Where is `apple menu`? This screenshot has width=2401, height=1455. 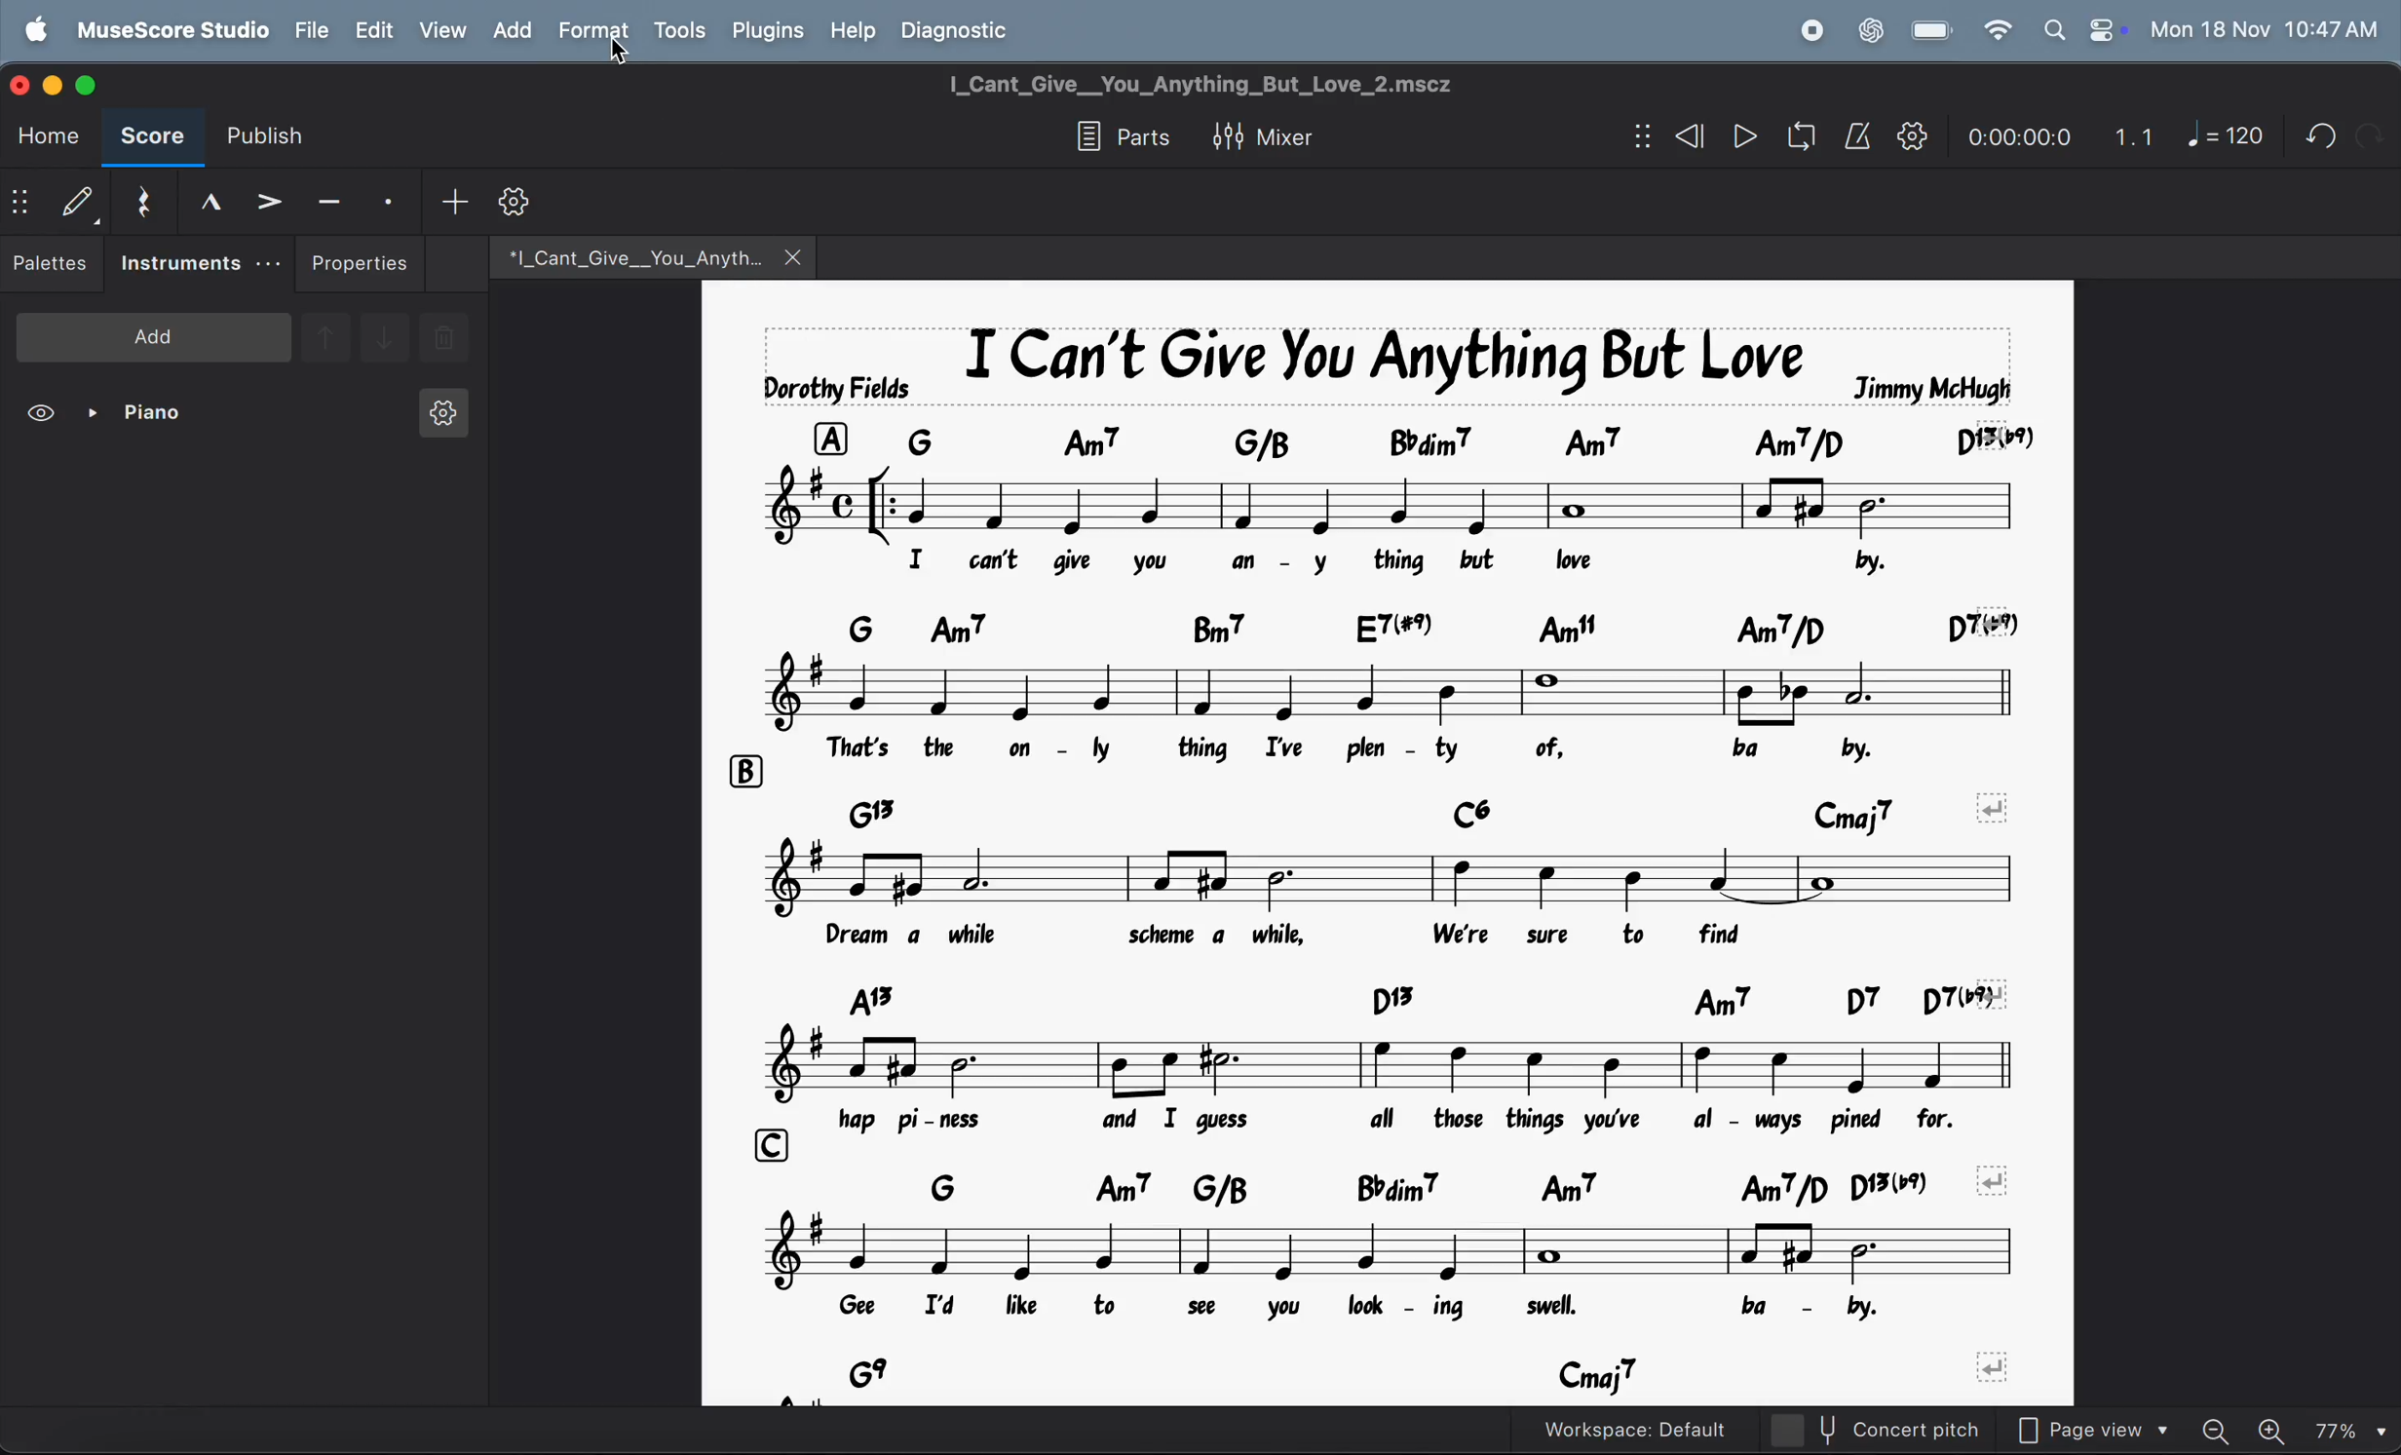 apple menu is located at coordinates (40, 28).